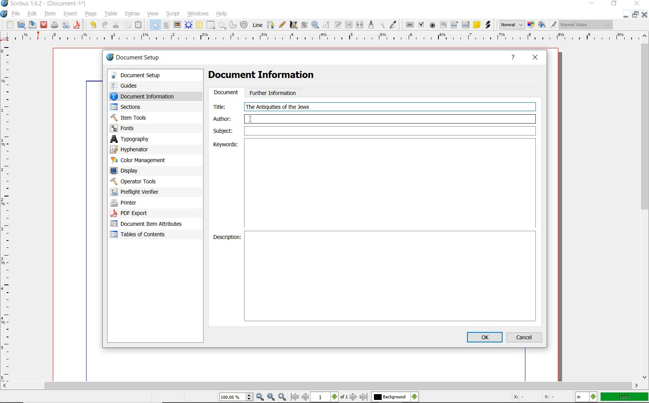  I want to click on Keywords, so click(391, 183).